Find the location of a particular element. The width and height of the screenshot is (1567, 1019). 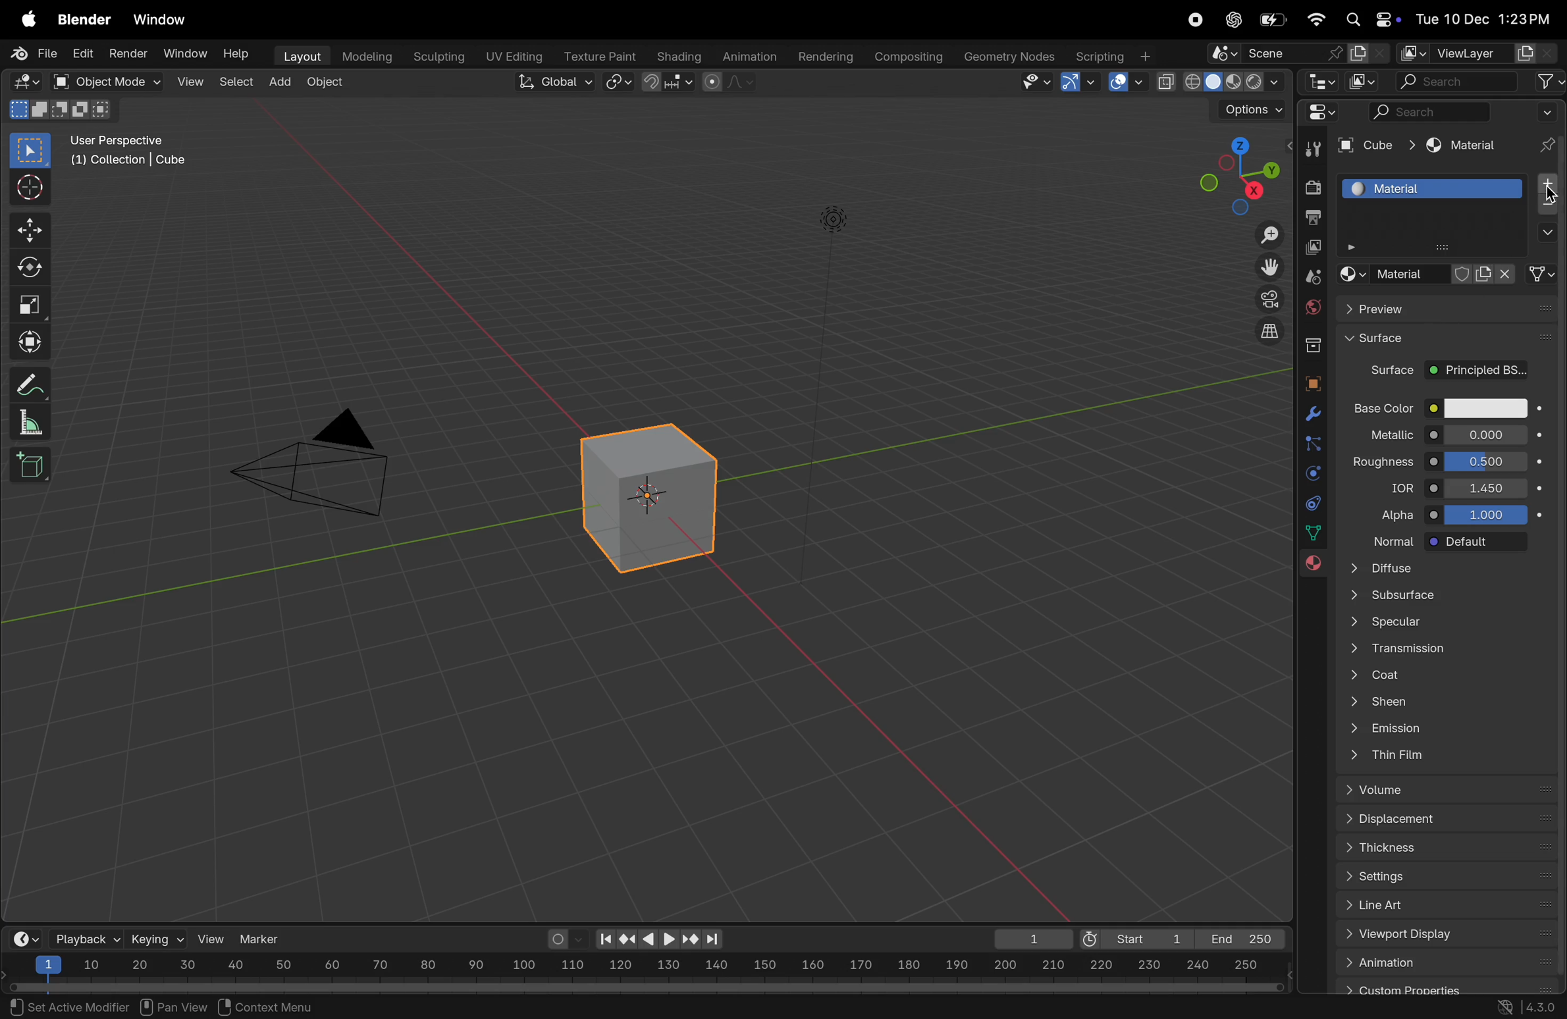

cube is located at coordinates (1545, 274).